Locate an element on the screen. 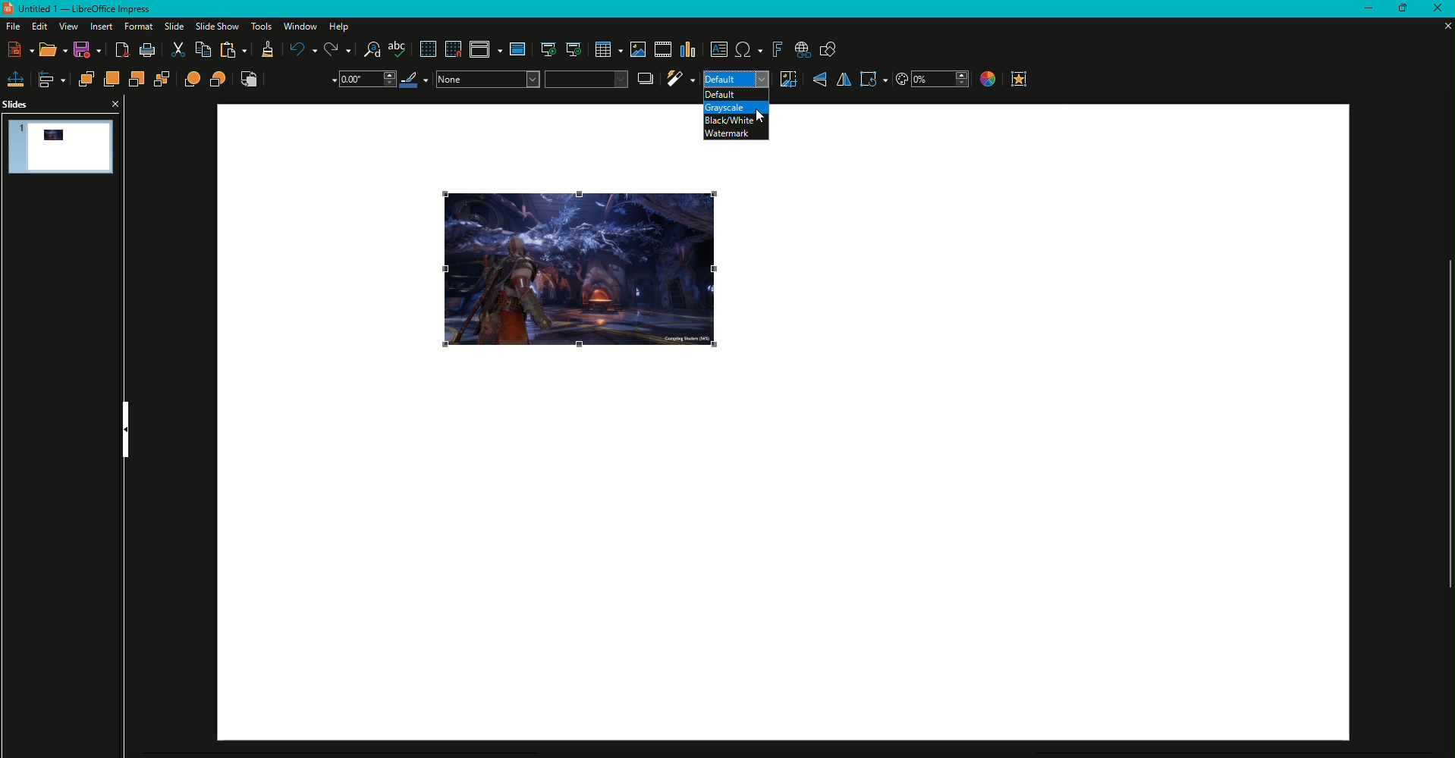 The height and width of the screenshot is (758, 1455). Text Box is located at coordinates (719, 49).